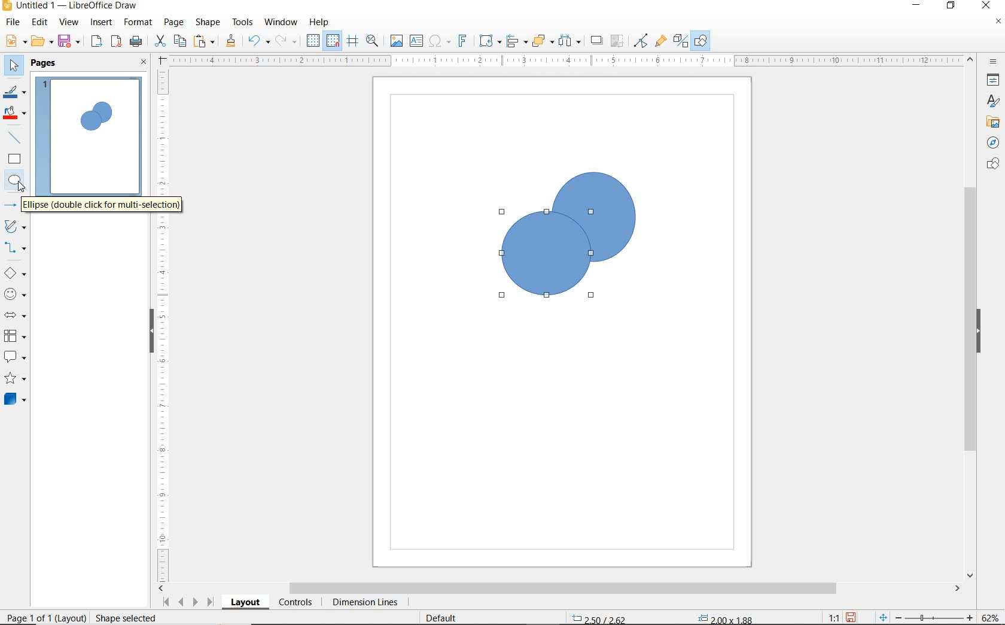 The height and width of the screenshot is (625, 1005). I want to click on STANDARD SELECTION, so click(662, 615).